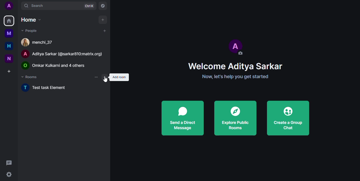 This screenshot has height=181, width=360. What do you see at coordinates (48, 88) in the screenshot?
I see `test task element` at bounding box center [48, 88].